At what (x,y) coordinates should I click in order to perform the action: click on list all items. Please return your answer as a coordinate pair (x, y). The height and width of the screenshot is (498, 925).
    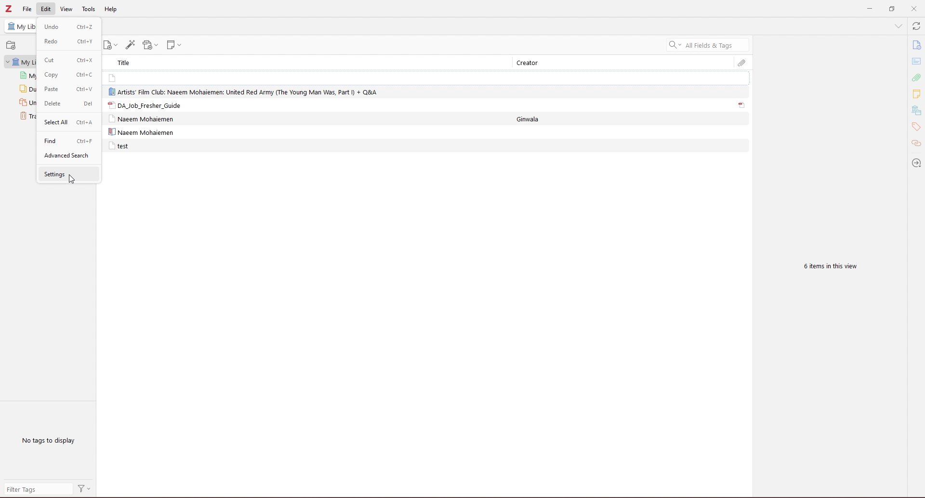
    Looking at the image, I should click on (898, 26).